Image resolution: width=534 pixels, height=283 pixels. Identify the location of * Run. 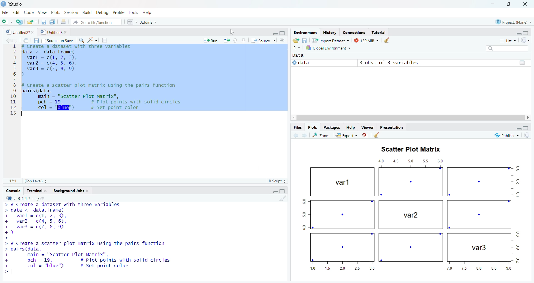
(210, 40).